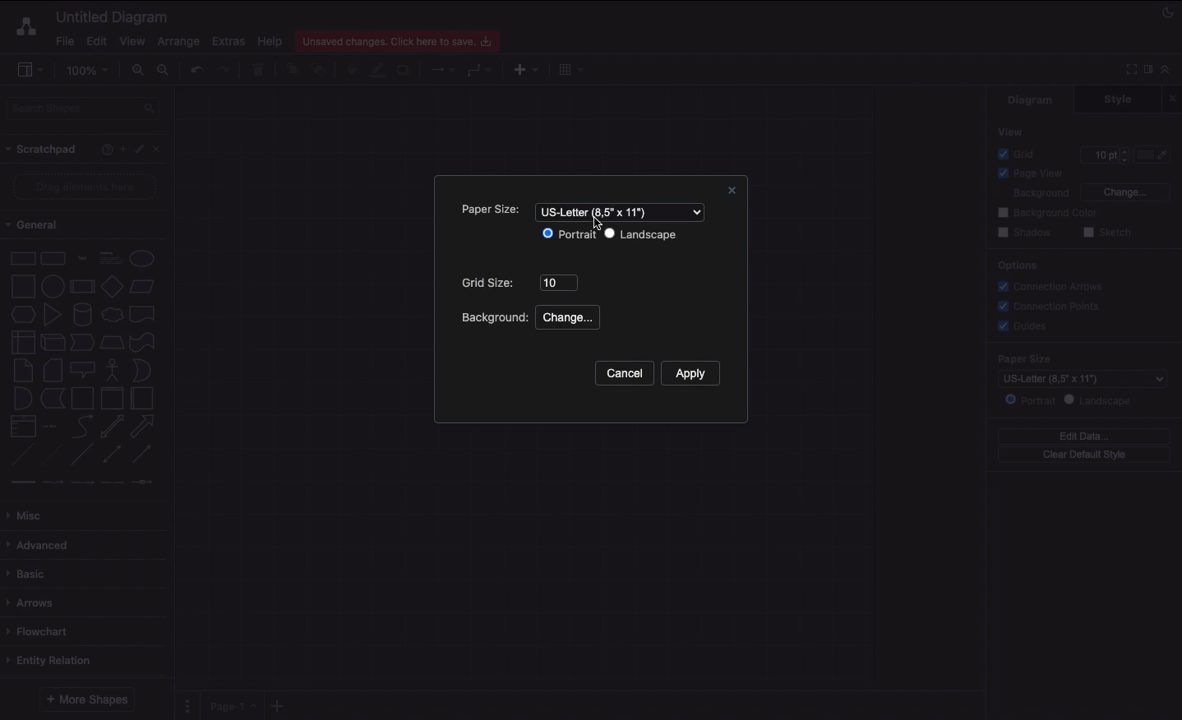  I want to click on Step, so click(82, 343).